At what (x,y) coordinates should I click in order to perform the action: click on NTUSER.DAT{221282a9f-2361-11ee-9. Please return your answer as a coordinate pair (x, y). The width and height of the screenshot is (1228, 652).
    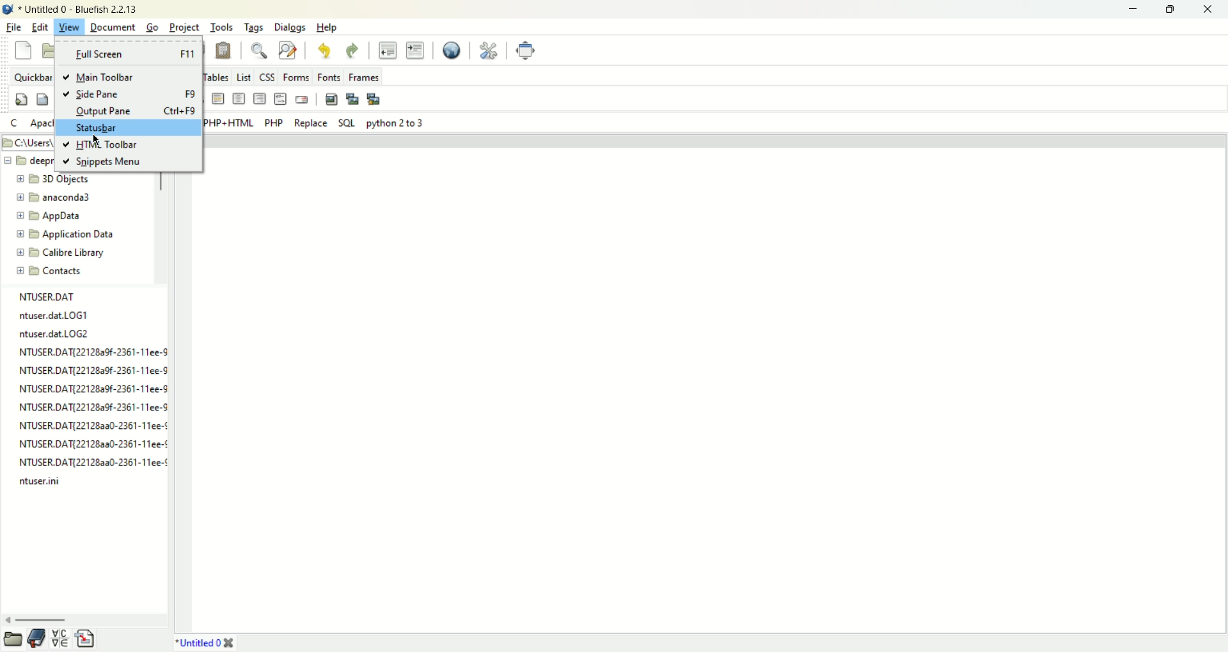
    Looking at the image, I should click on (93, 388).